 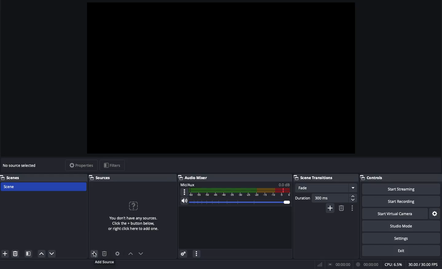 I want to click on Remove, so click(x=341, y=208).